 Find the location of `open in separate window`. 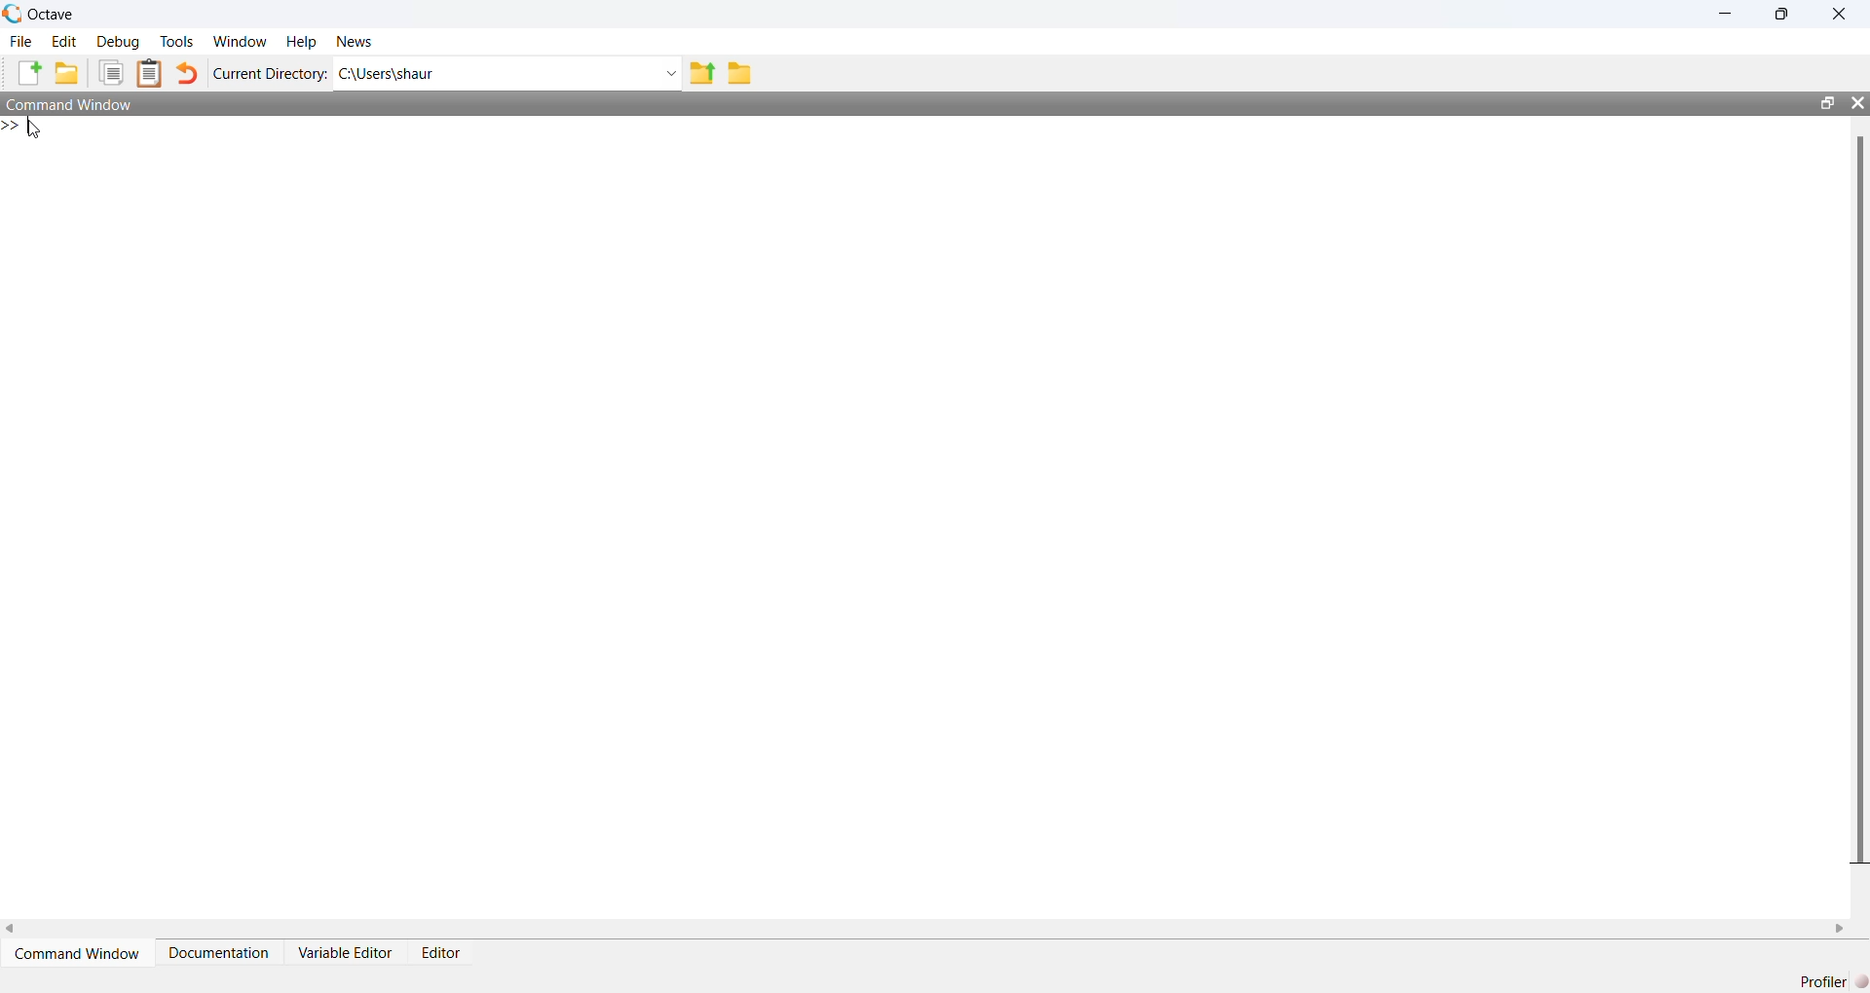

open in separate window is located at coordinates (1829, 103).